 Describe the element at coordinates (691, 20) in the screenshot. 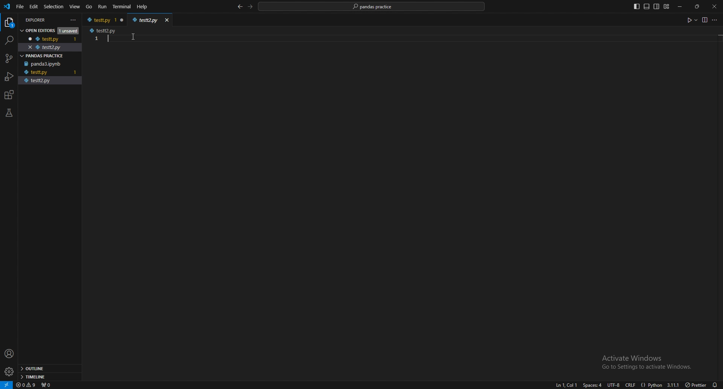

I see `run code ` at that location.